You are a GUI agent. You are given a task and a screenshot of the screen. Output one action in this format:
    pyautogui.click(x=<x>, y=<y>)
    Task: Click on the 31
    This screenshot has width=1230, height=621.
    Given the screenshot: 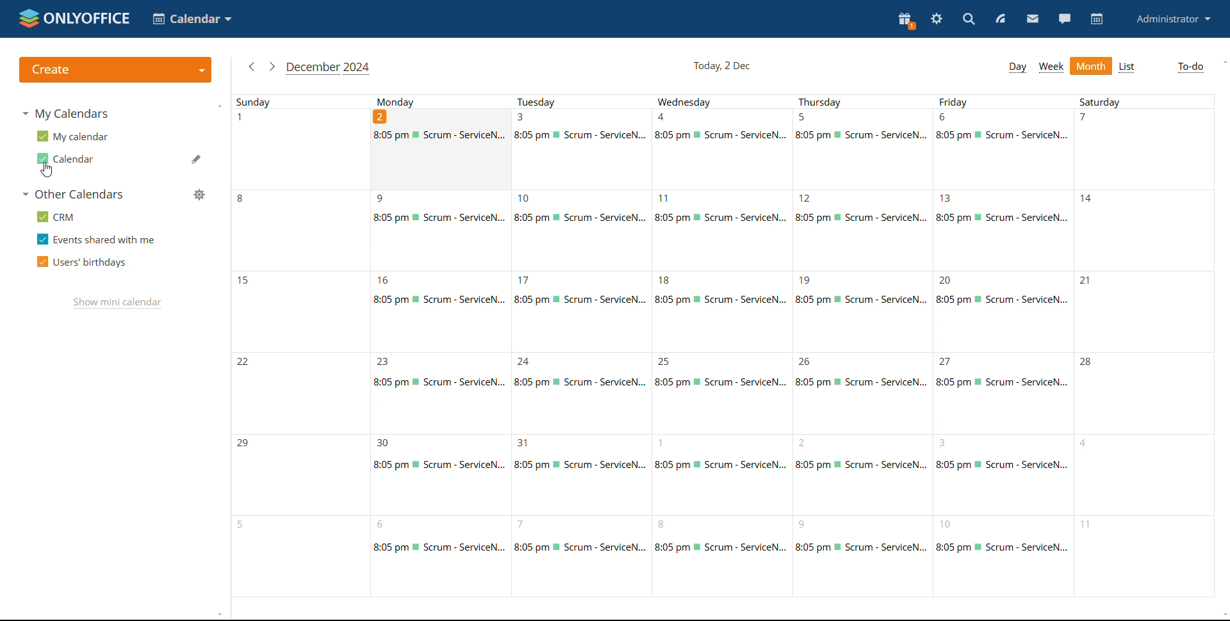 What is the action you would take?
    pyautogui.click(x=578, y=477)
    